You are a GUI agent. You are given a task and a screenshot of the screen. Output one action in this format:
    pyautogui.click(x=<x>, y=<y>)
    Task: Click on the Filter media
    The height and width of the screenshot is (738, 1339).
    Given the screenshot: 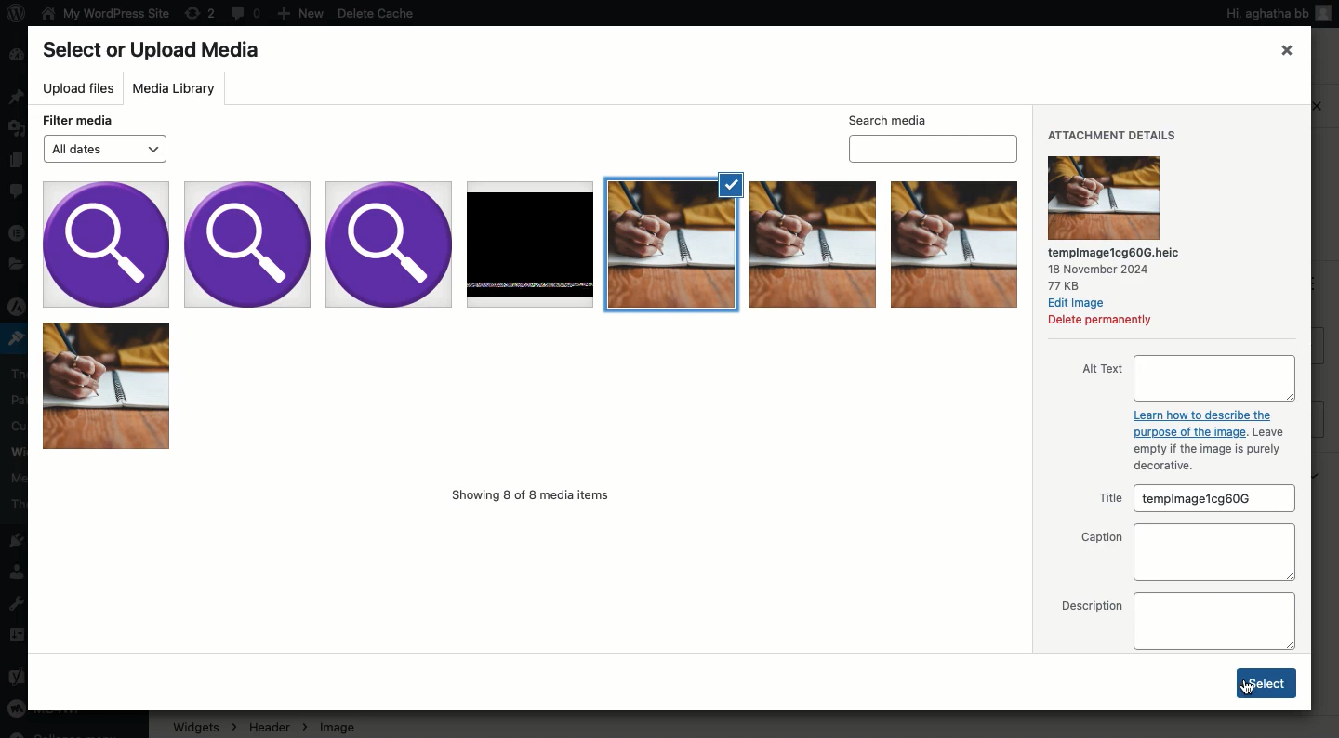 What is the action you would take?
    pyautogui.click(x=79, y=120)
    